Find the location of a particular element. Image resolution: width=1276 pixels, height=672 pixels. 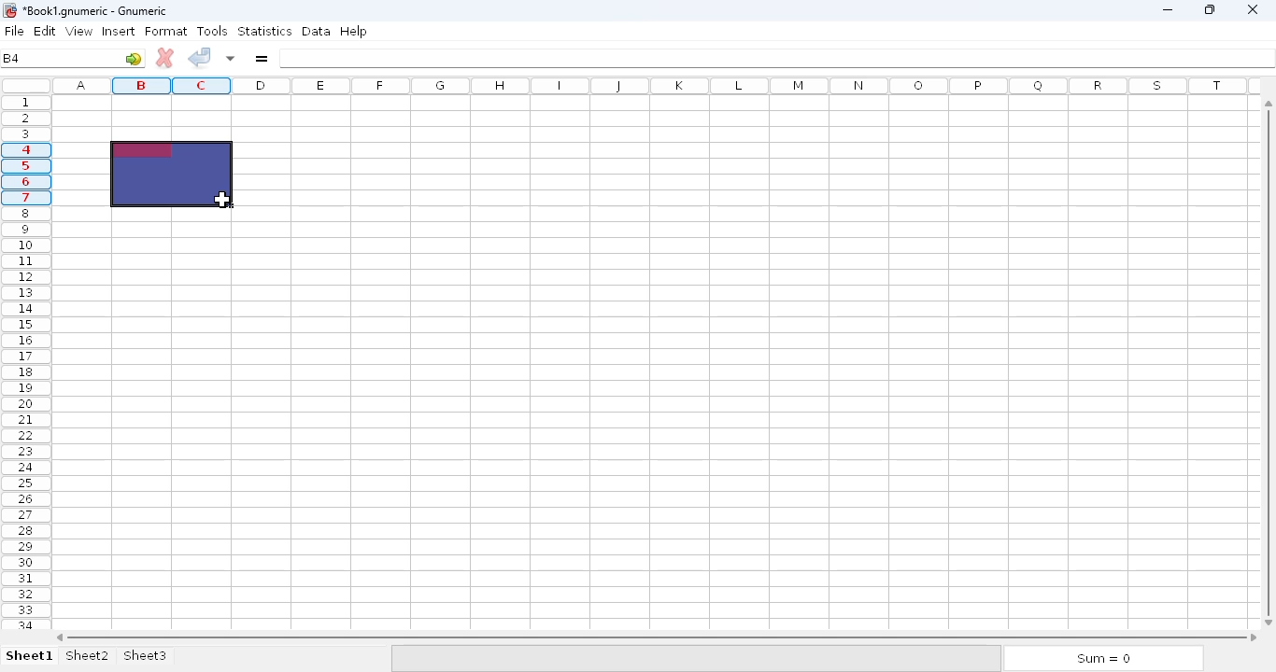

file is located at coordinates (14, 31).